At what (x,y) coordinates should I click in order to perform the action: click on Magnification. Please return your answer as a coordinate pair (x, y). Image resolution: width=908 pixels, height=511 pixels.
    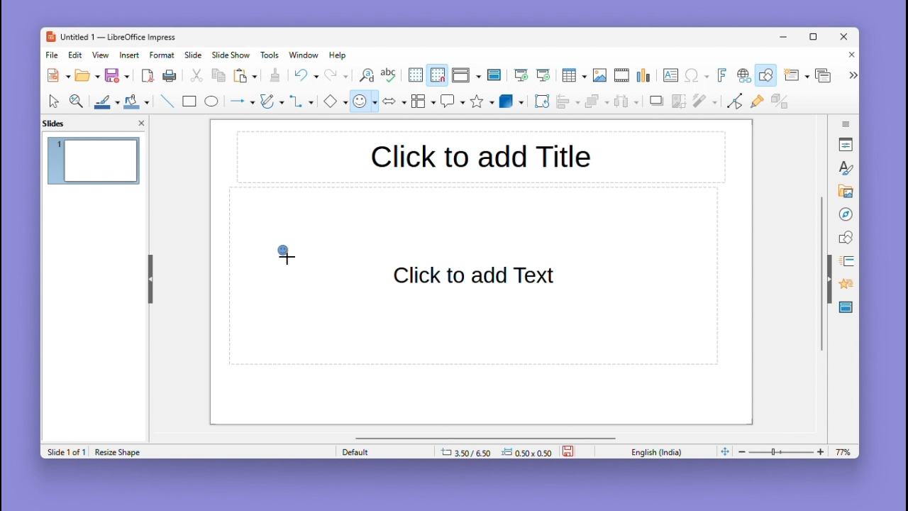
    Looking at the image, I should click on (77, 100).